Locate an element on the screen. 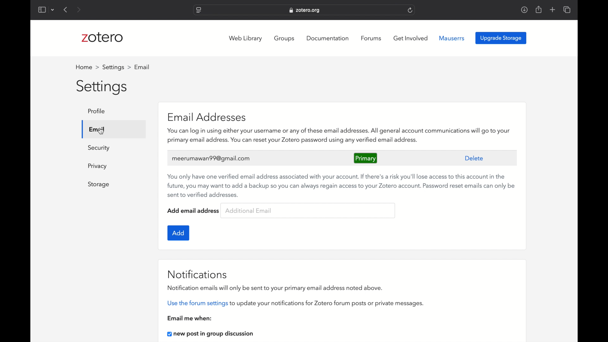  cursor is located at coordinates (101, 131).